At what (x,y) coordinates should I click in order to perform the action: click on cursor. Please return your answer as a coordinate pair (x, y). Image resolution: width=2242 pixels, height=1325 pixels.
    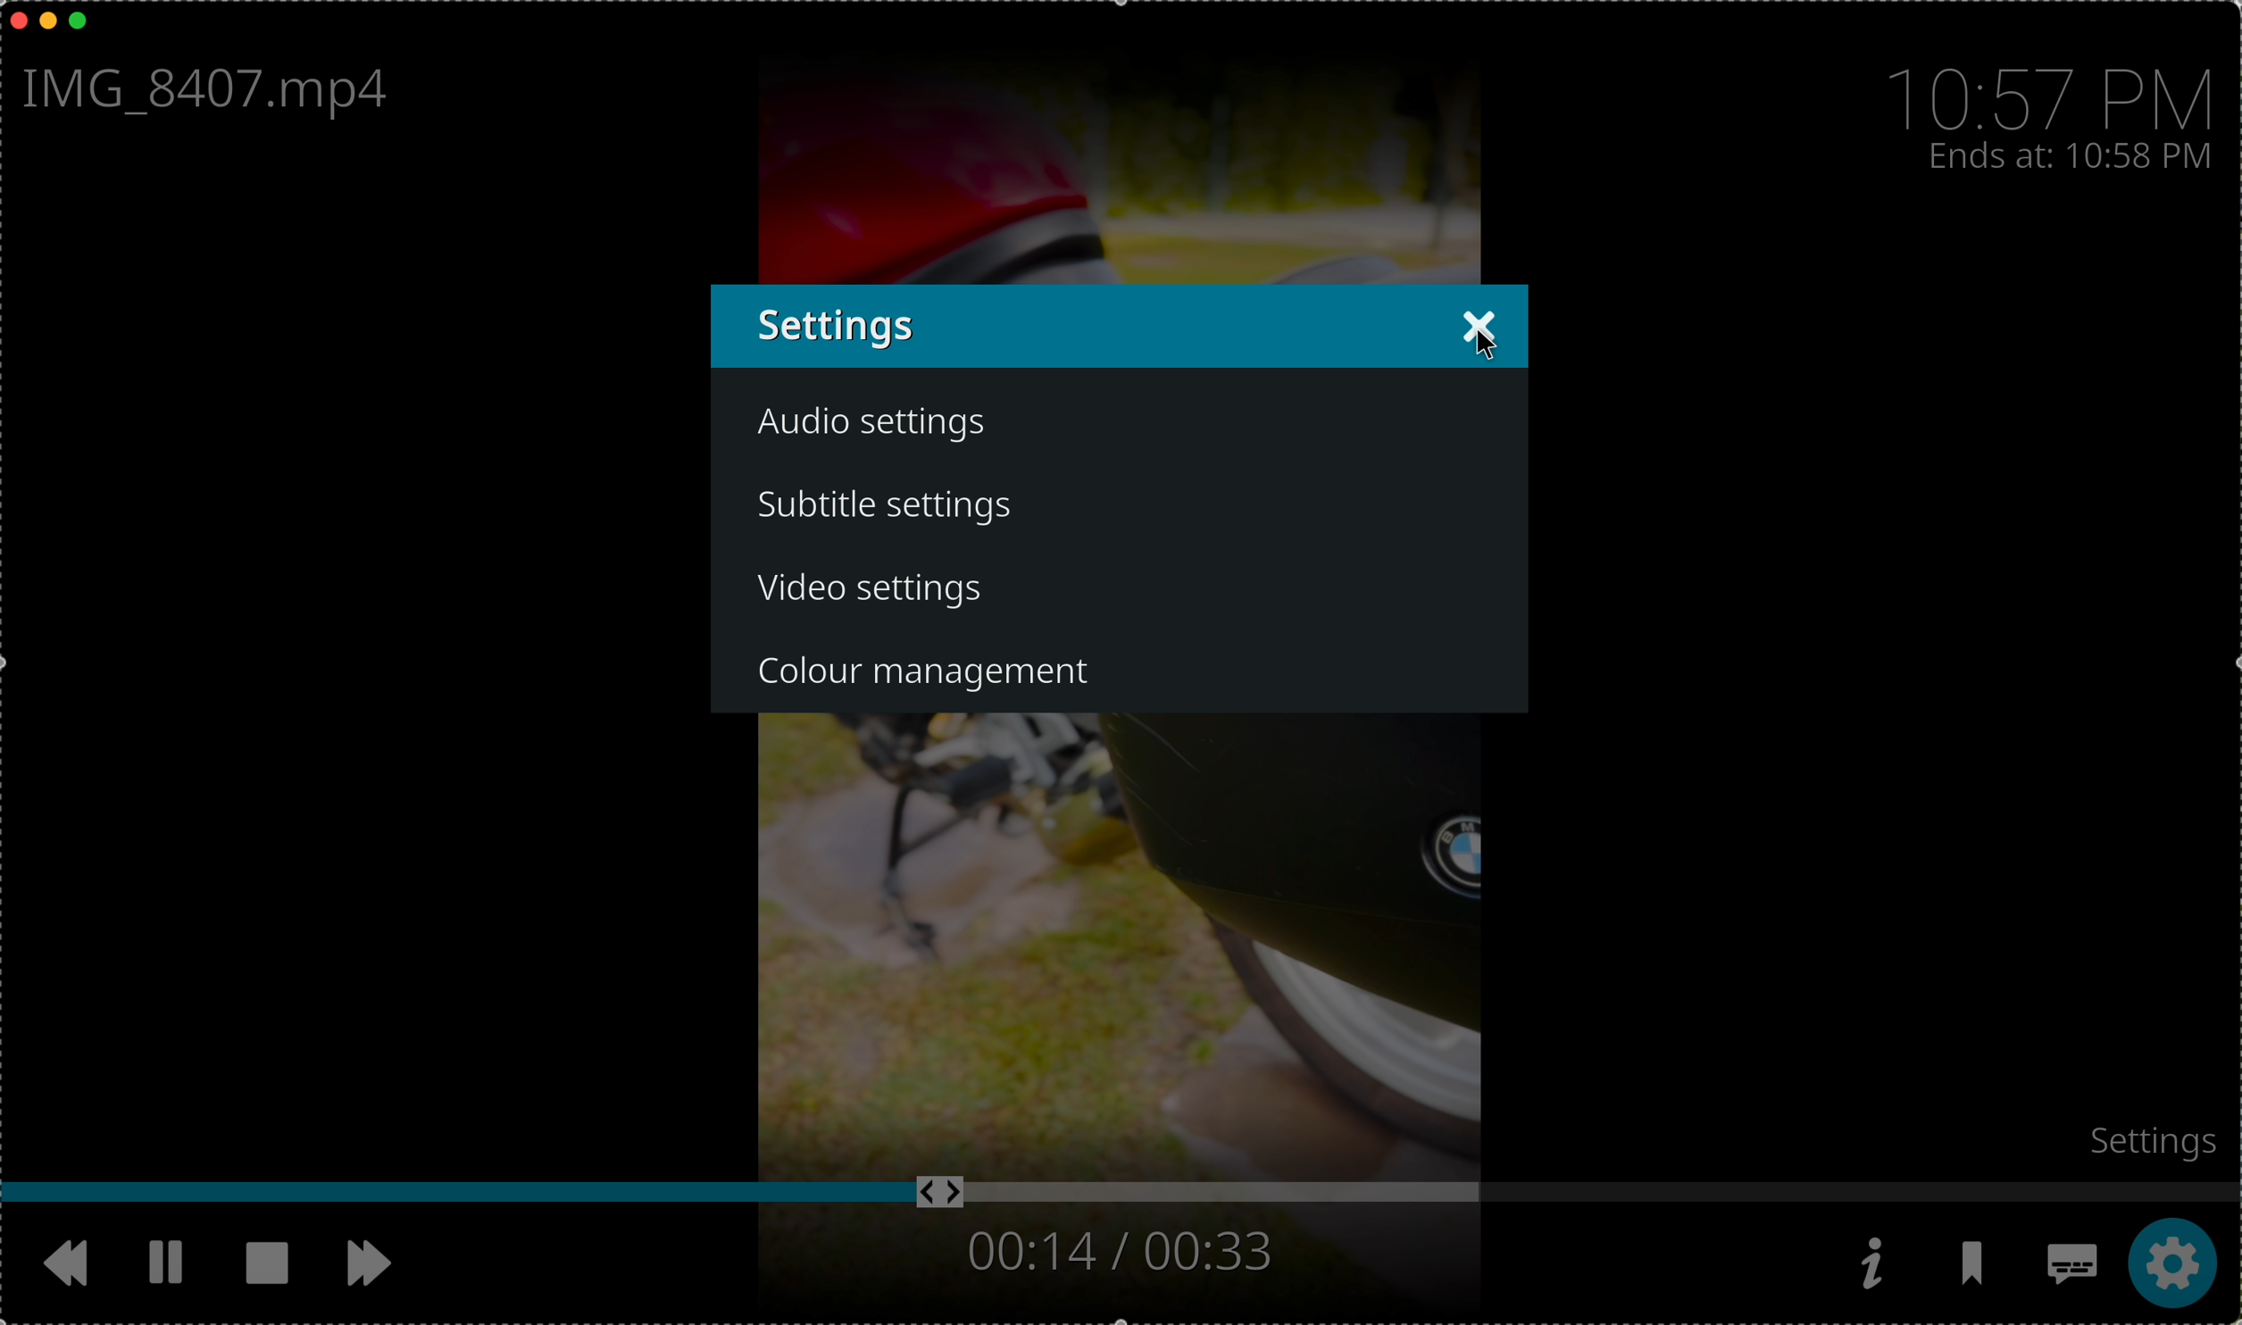
    Looking at the image, I should click on (1485, 352).